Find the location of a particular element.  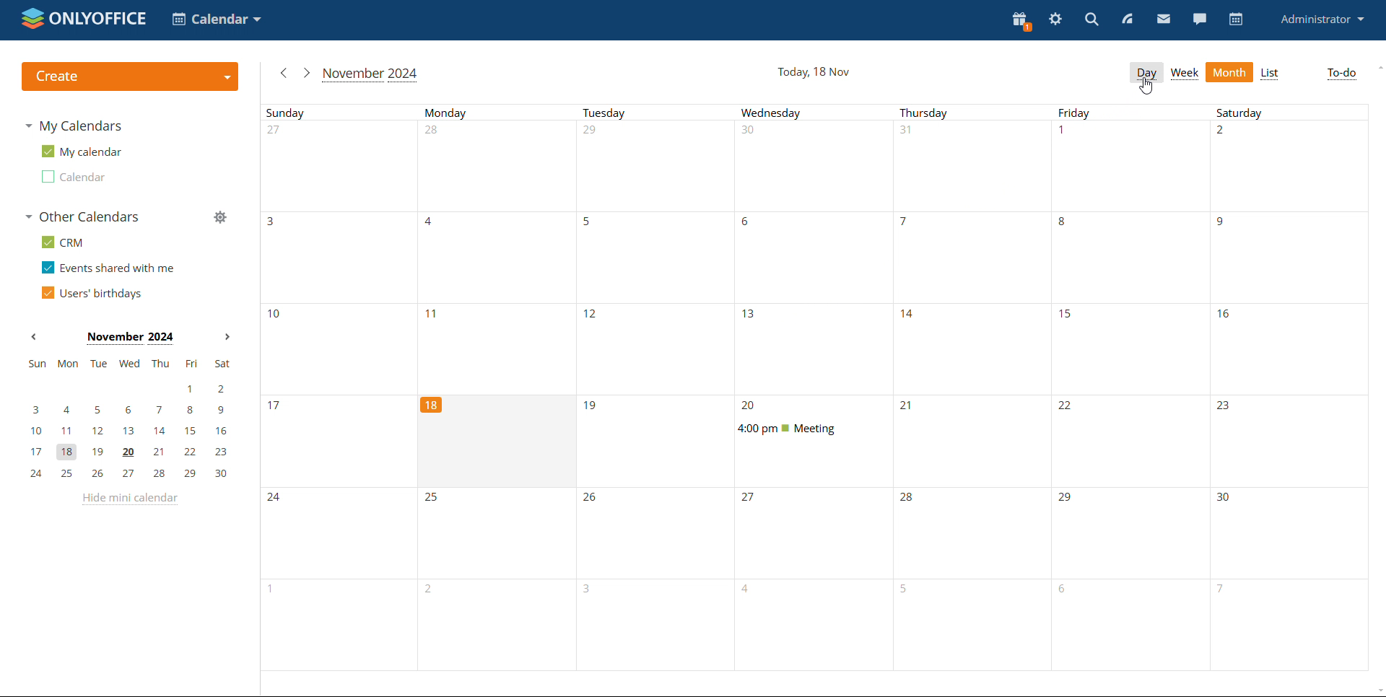

next month is located at coordinates (306, 73).